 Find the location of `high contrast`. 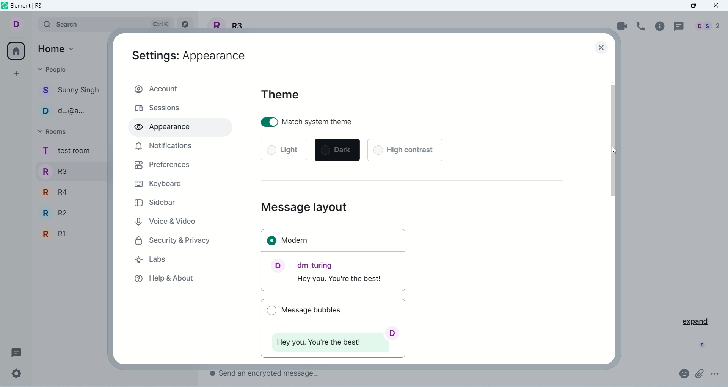

high contrast is located at coordinates (409, 150).